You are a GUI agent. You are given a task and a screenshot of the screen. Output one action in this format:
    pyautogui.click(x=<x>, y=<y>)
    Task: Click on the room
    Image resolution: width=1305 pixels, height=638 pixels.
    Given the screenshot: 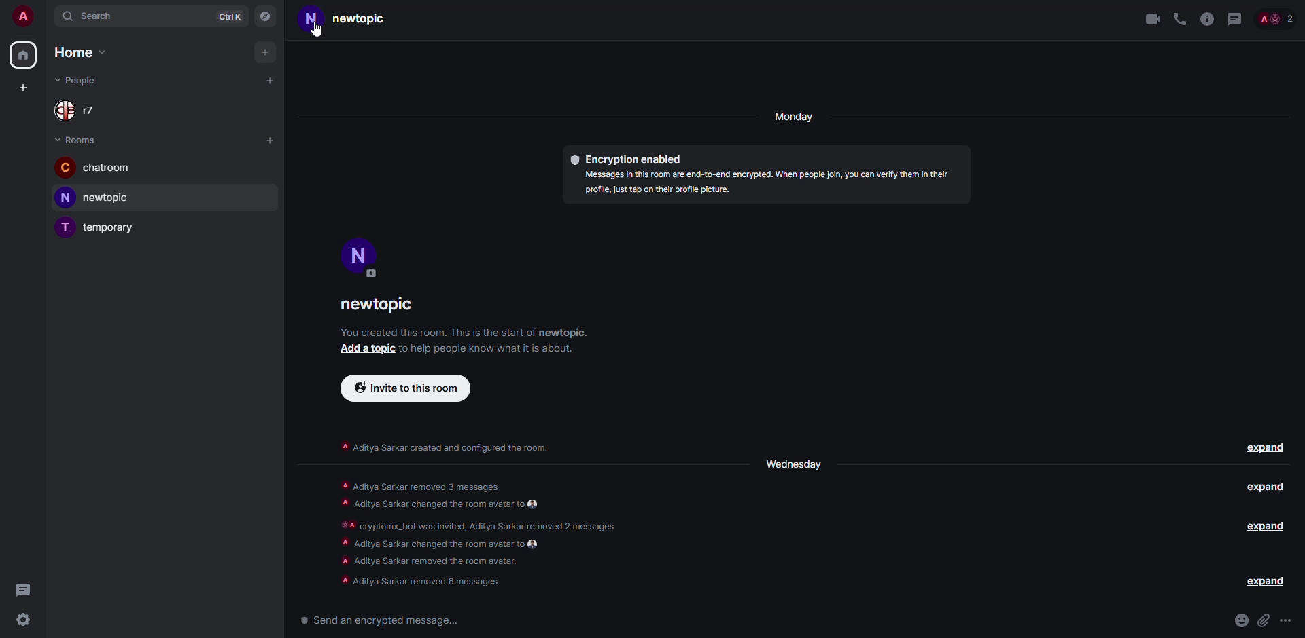 What is the action you would take?
    pyautogui.click(x=378, y=305)
    